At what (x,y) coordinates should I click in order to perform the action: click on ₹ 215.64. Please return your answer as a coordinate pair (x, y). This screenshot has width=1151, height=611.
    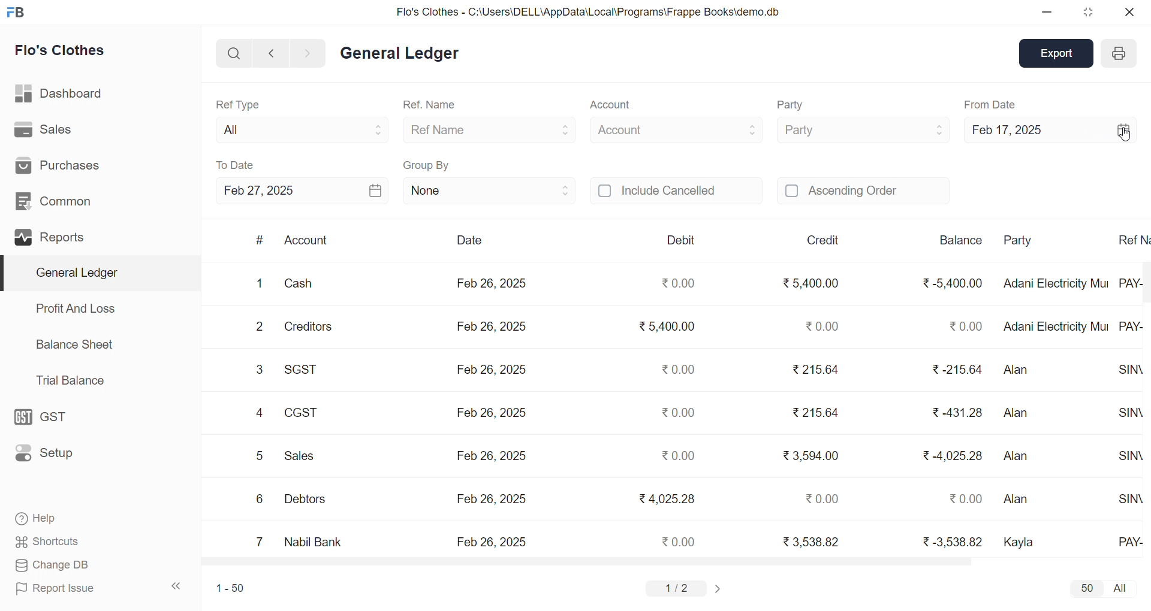
    Looking at the image, I should click on (816, 414).